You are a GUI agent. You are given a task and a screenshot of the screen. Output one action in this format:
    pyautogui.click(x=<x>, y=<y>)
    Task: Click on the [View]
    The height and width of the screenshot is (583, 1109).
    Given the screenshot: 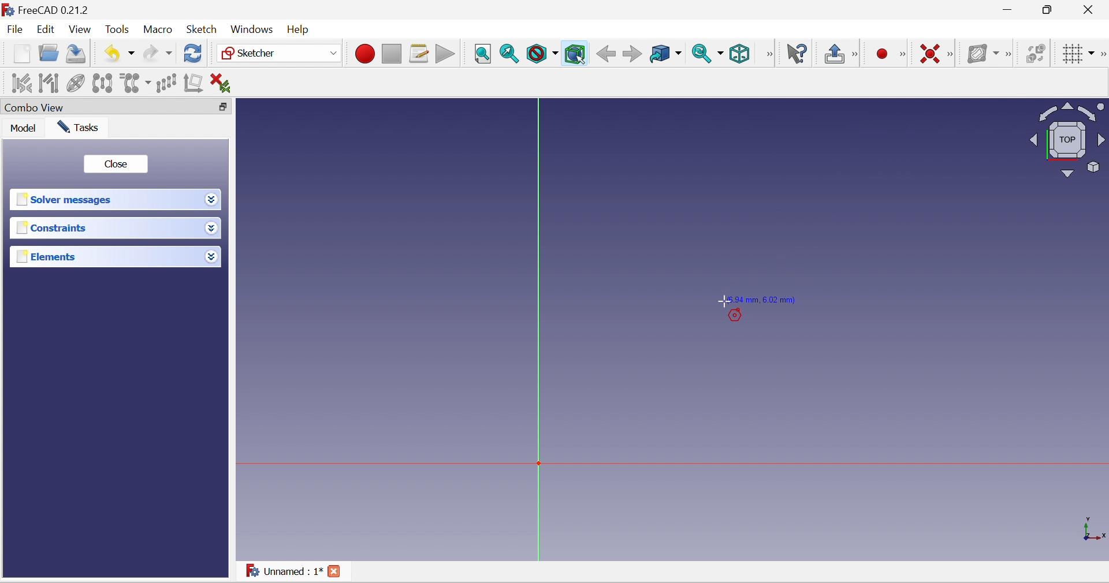 What is the action you would take?
    pyautogui.click(x=766, y=53)
    